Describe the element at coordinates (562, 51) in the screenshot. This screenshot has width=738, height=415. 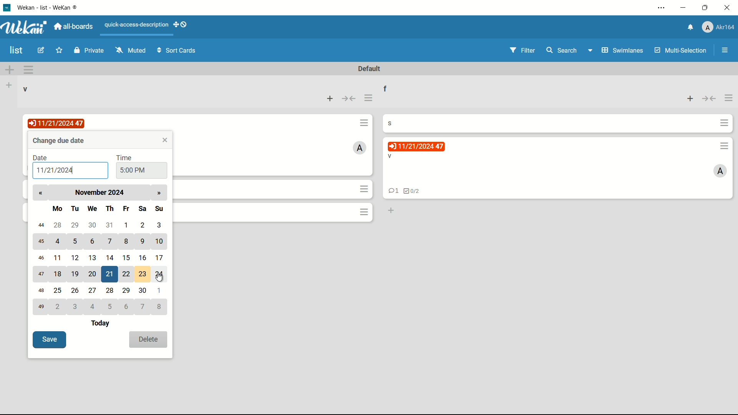
I see `search` at that location.